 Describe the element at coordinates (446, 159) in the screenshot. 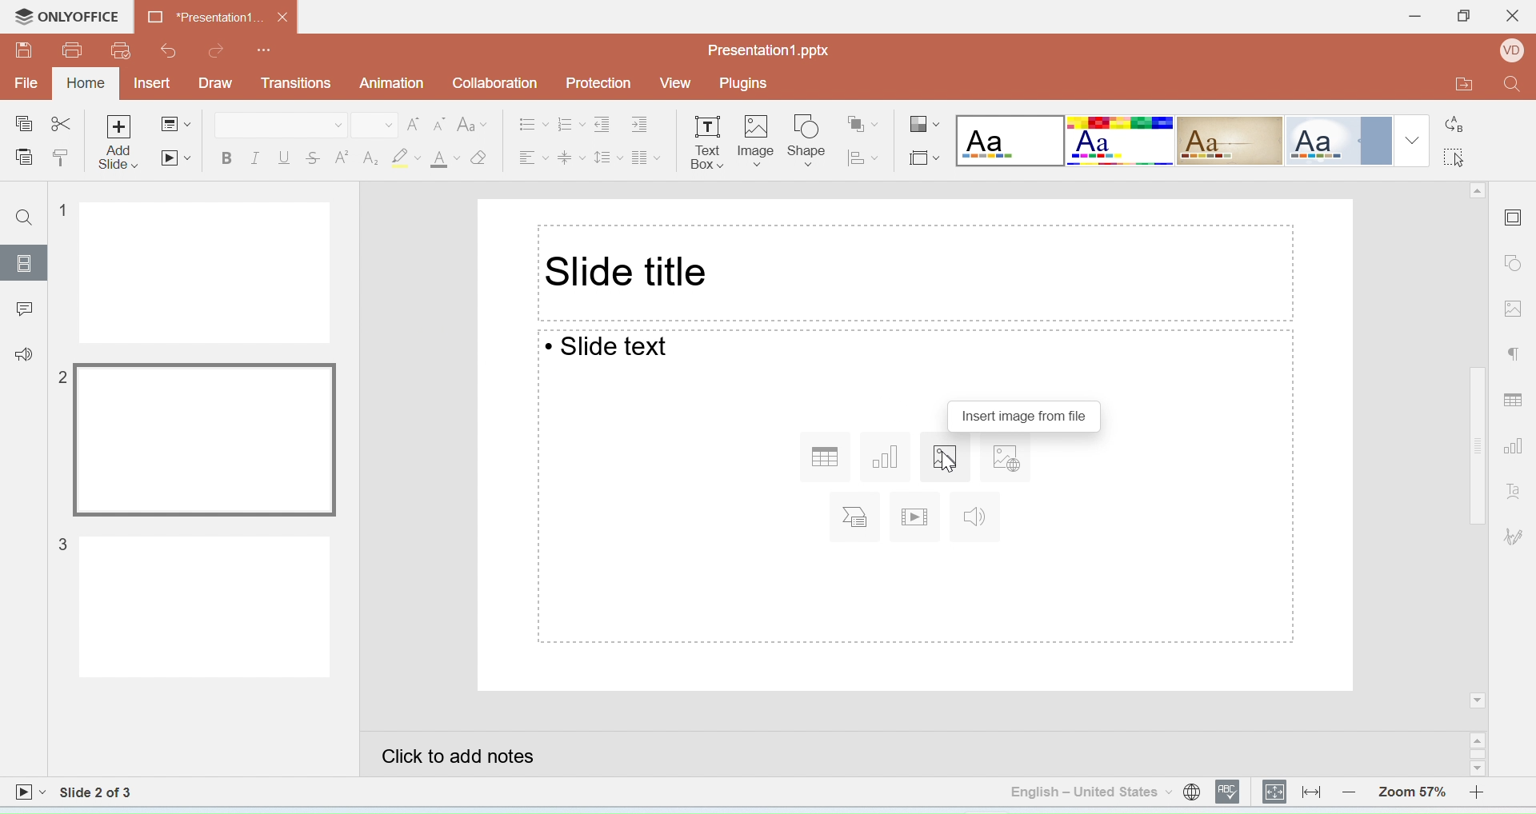

I see `Font color` at that location.